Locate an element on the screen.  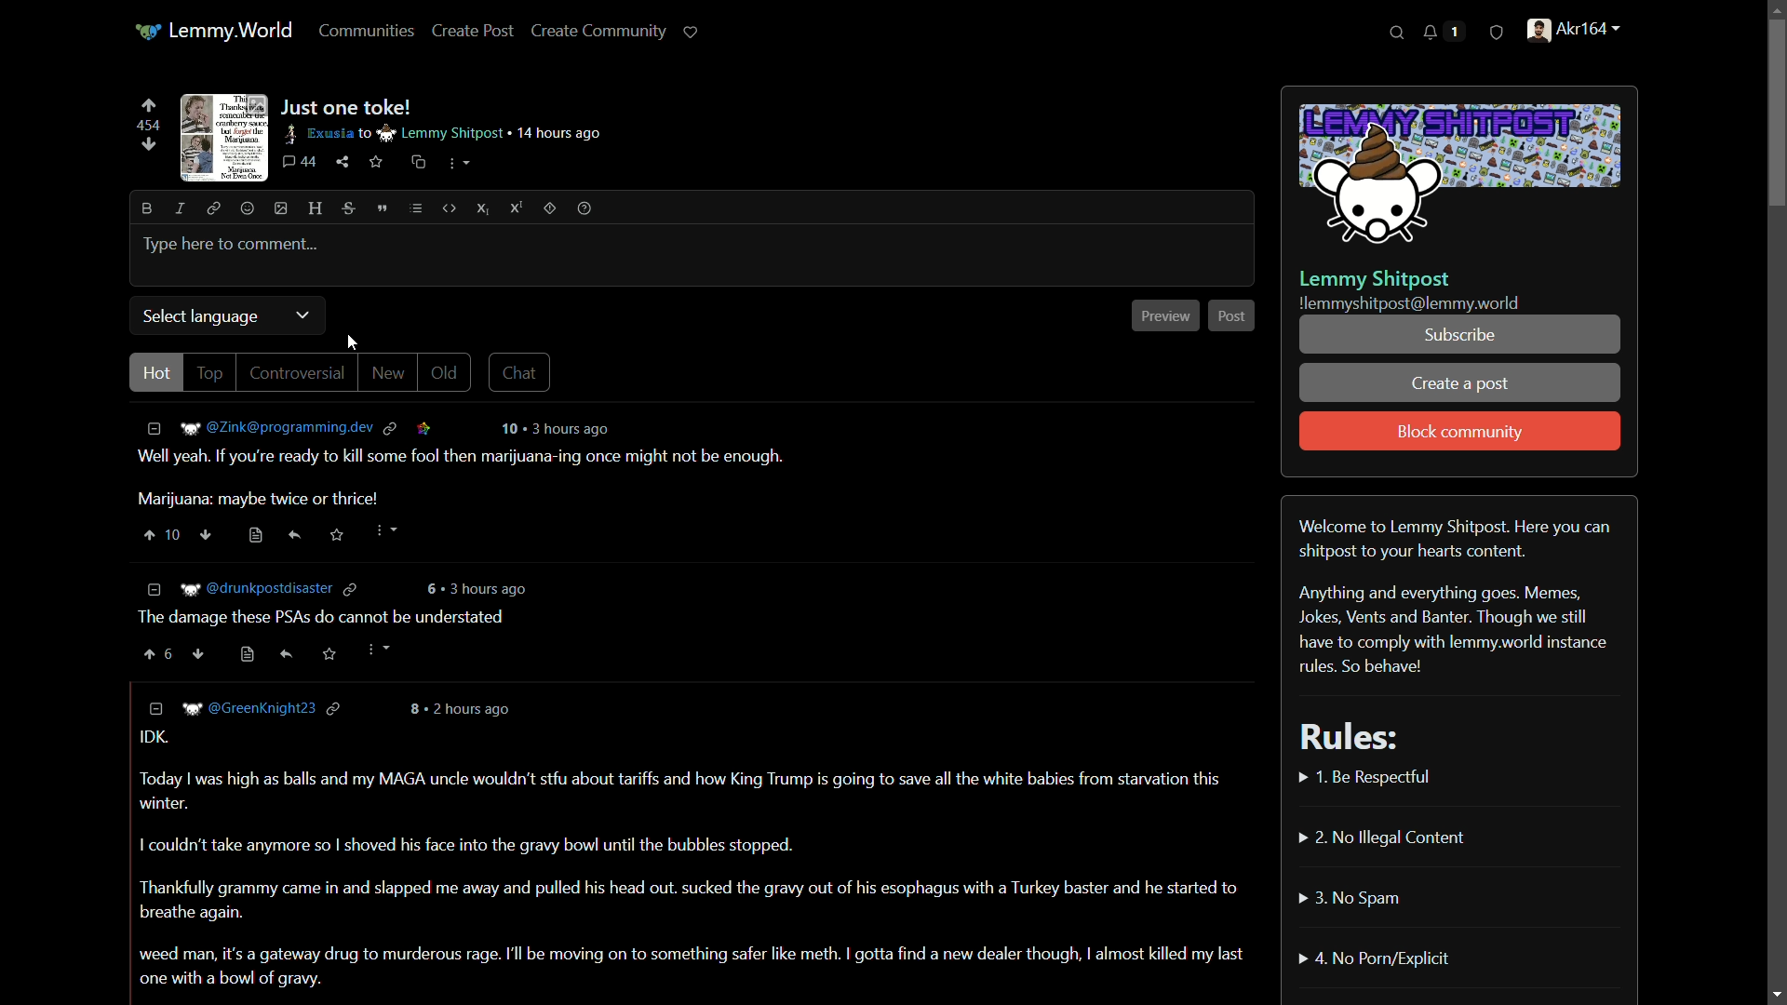
image is located at coordinates (281, 208).